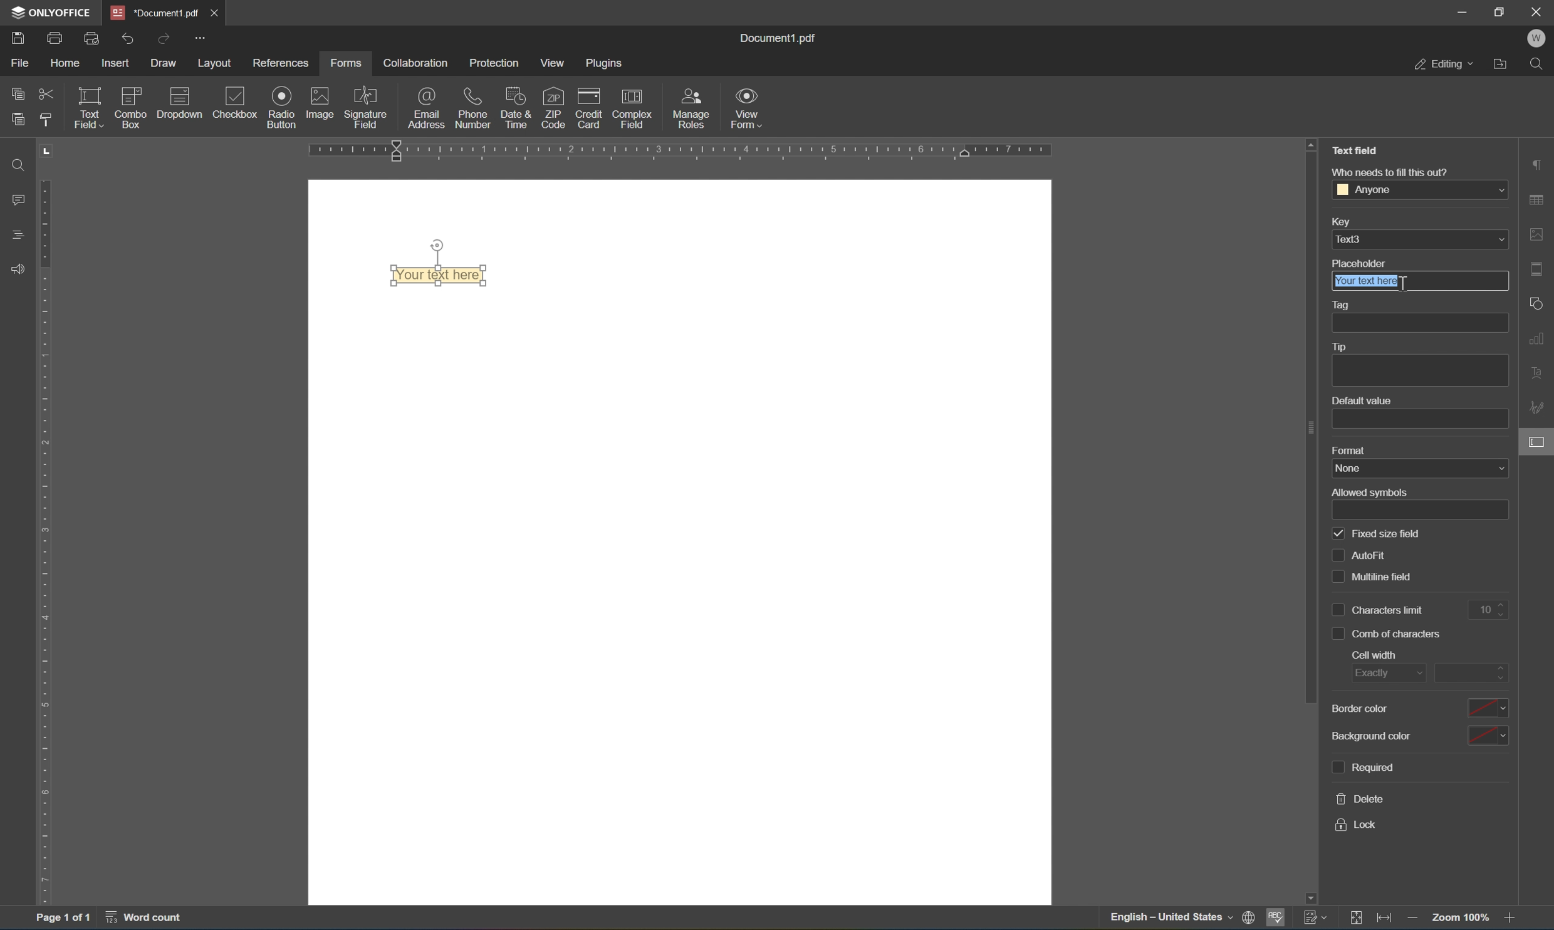  I want to click on view, so click(555, 63).